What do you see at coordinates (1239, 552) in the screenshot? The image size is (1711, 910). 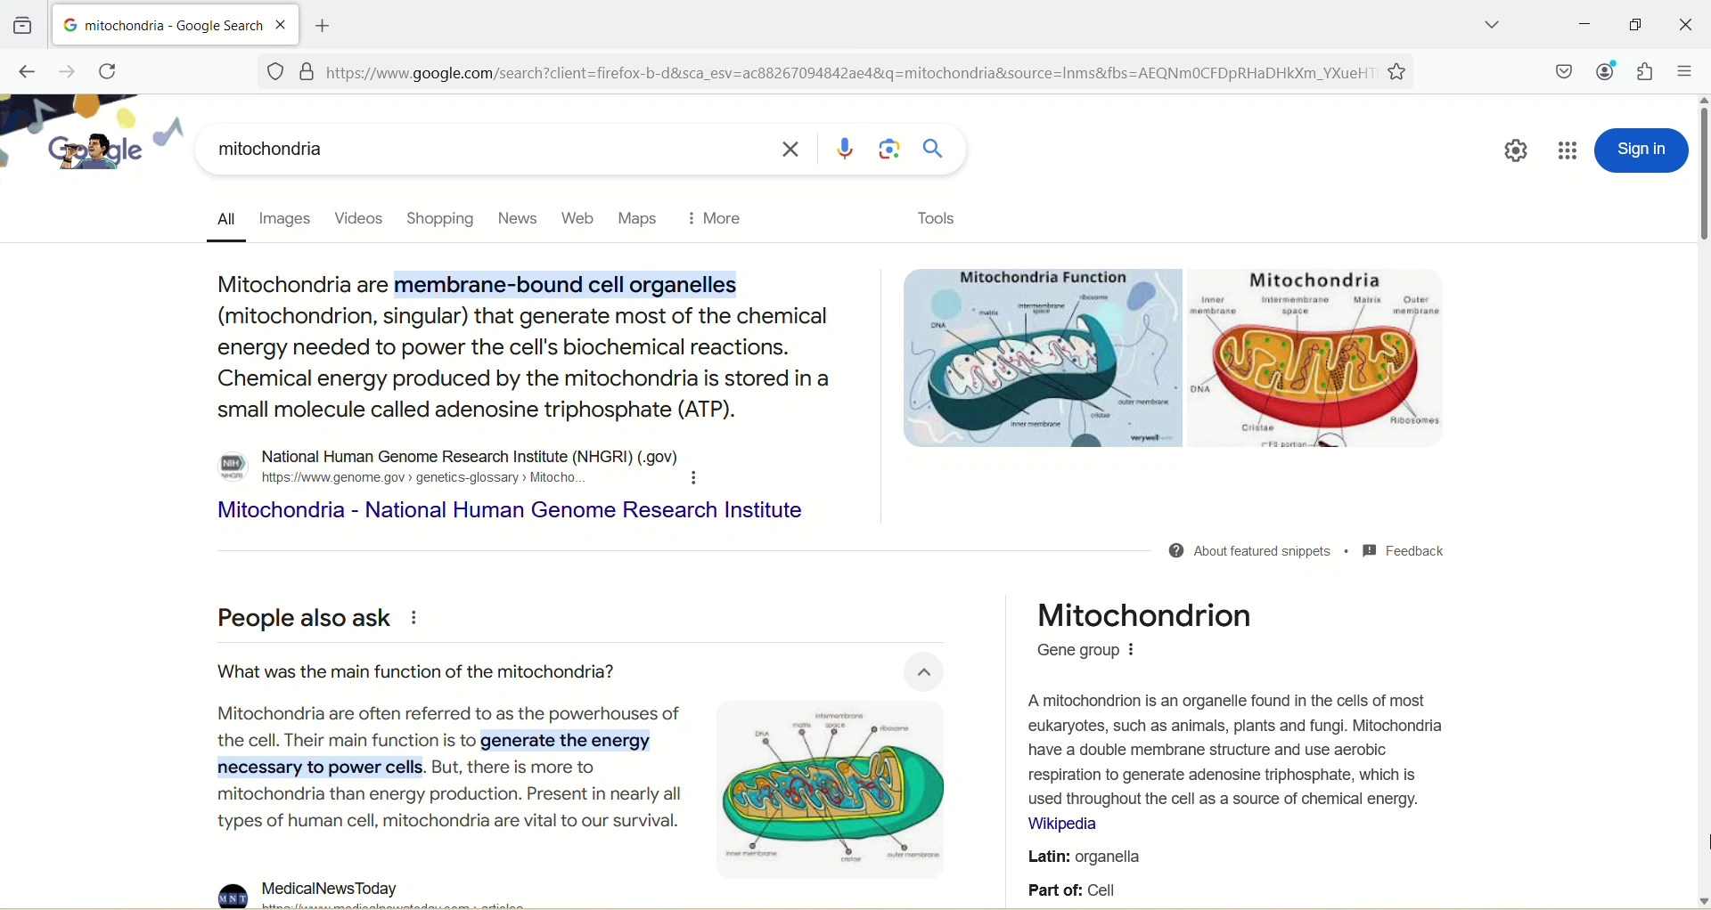 I see `@ About featured snippets` at bounding box center [1239, 552].